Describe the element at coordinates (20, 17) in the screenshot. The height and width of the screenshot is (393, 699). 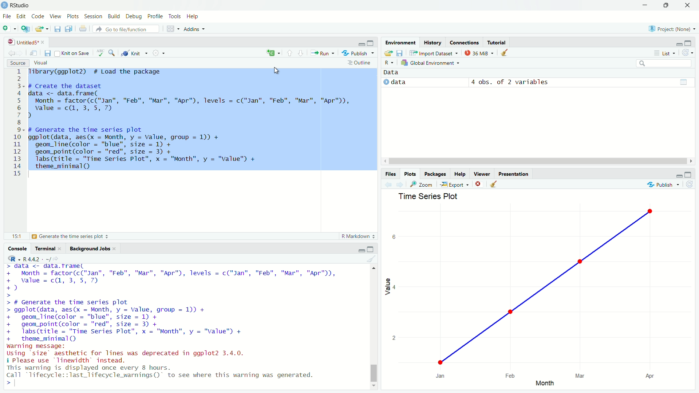
I see `edit` at that location.